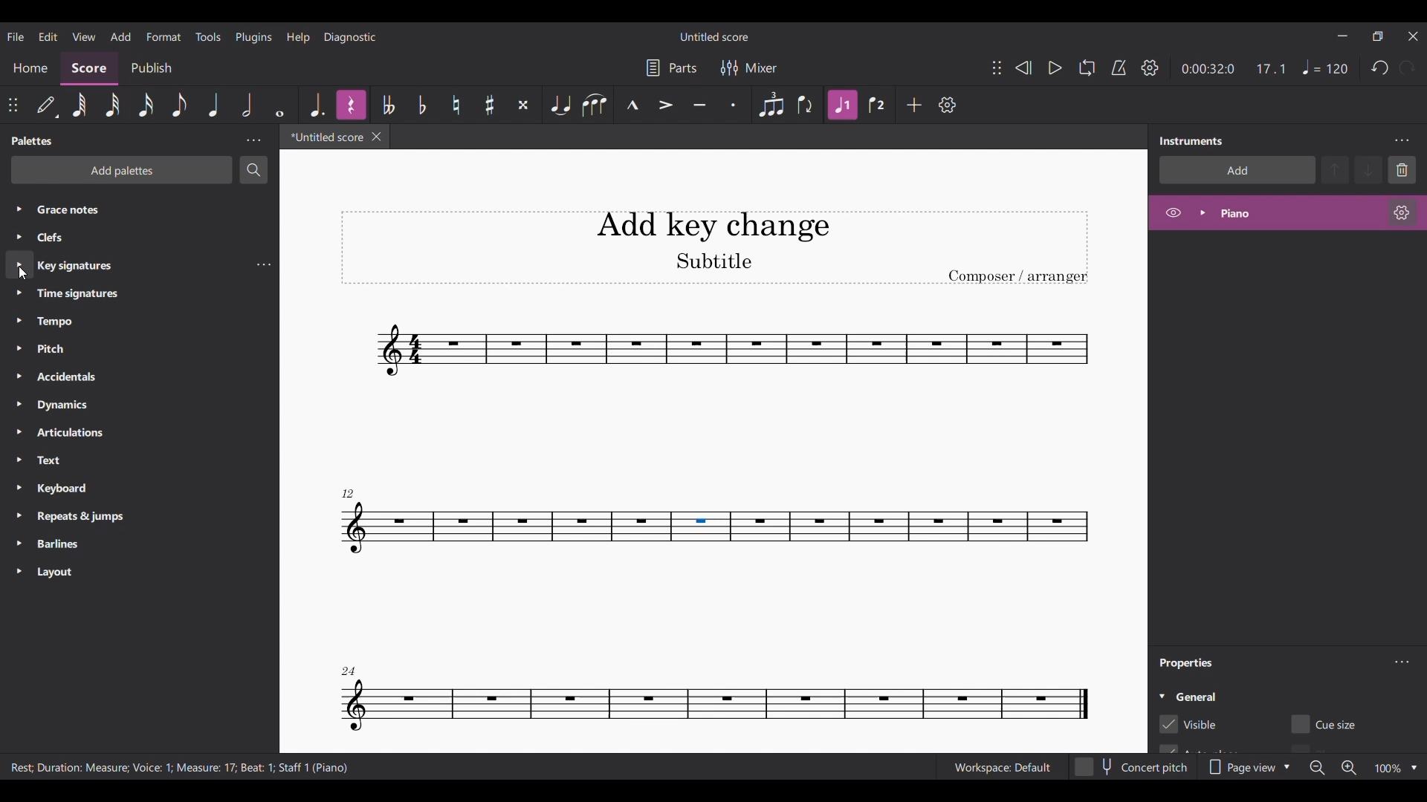 Image resolution: width=1427 pixels, height=802 pixels. What do you see at coordinates (1402, 170) in the screenshot?
I see `Delete selection` at bounding box center [1402, 170].